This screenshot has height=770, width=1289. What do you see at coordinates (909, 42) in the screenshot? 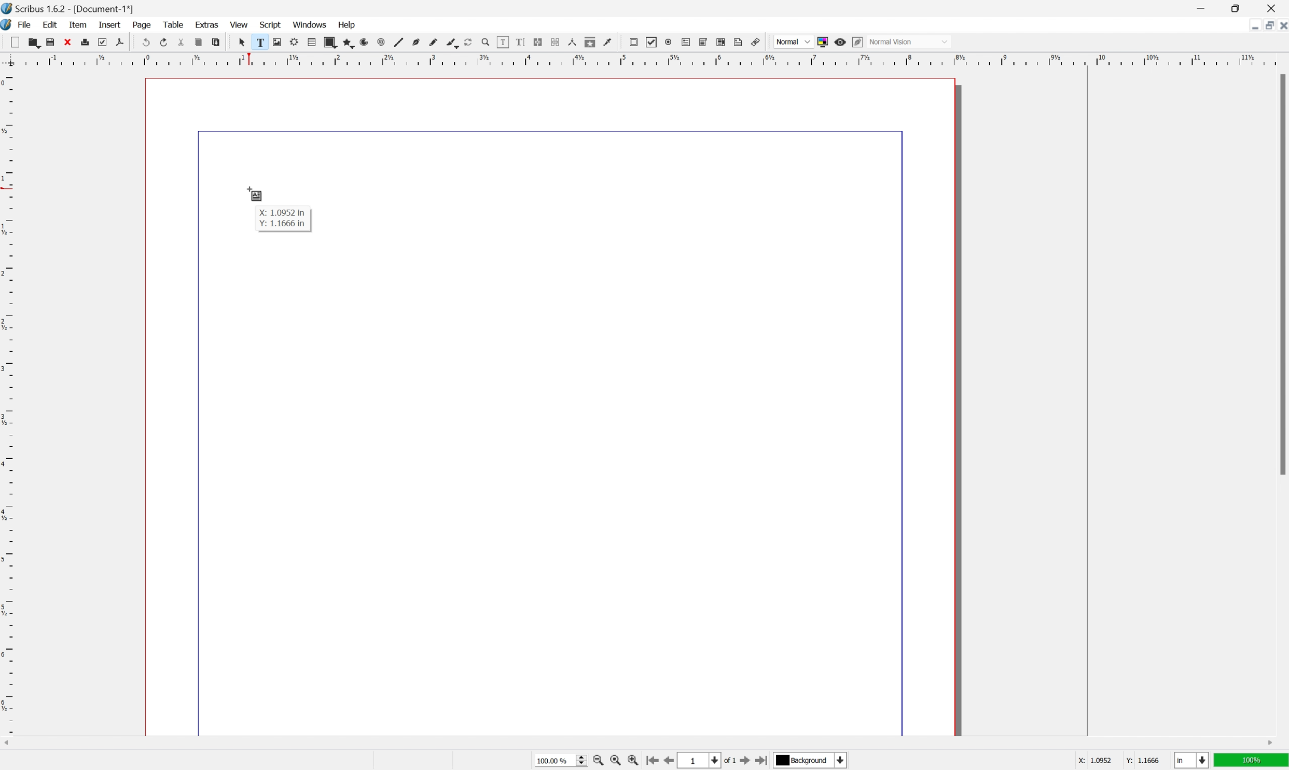
I see `normal vision` at bounding box center [909, 42].